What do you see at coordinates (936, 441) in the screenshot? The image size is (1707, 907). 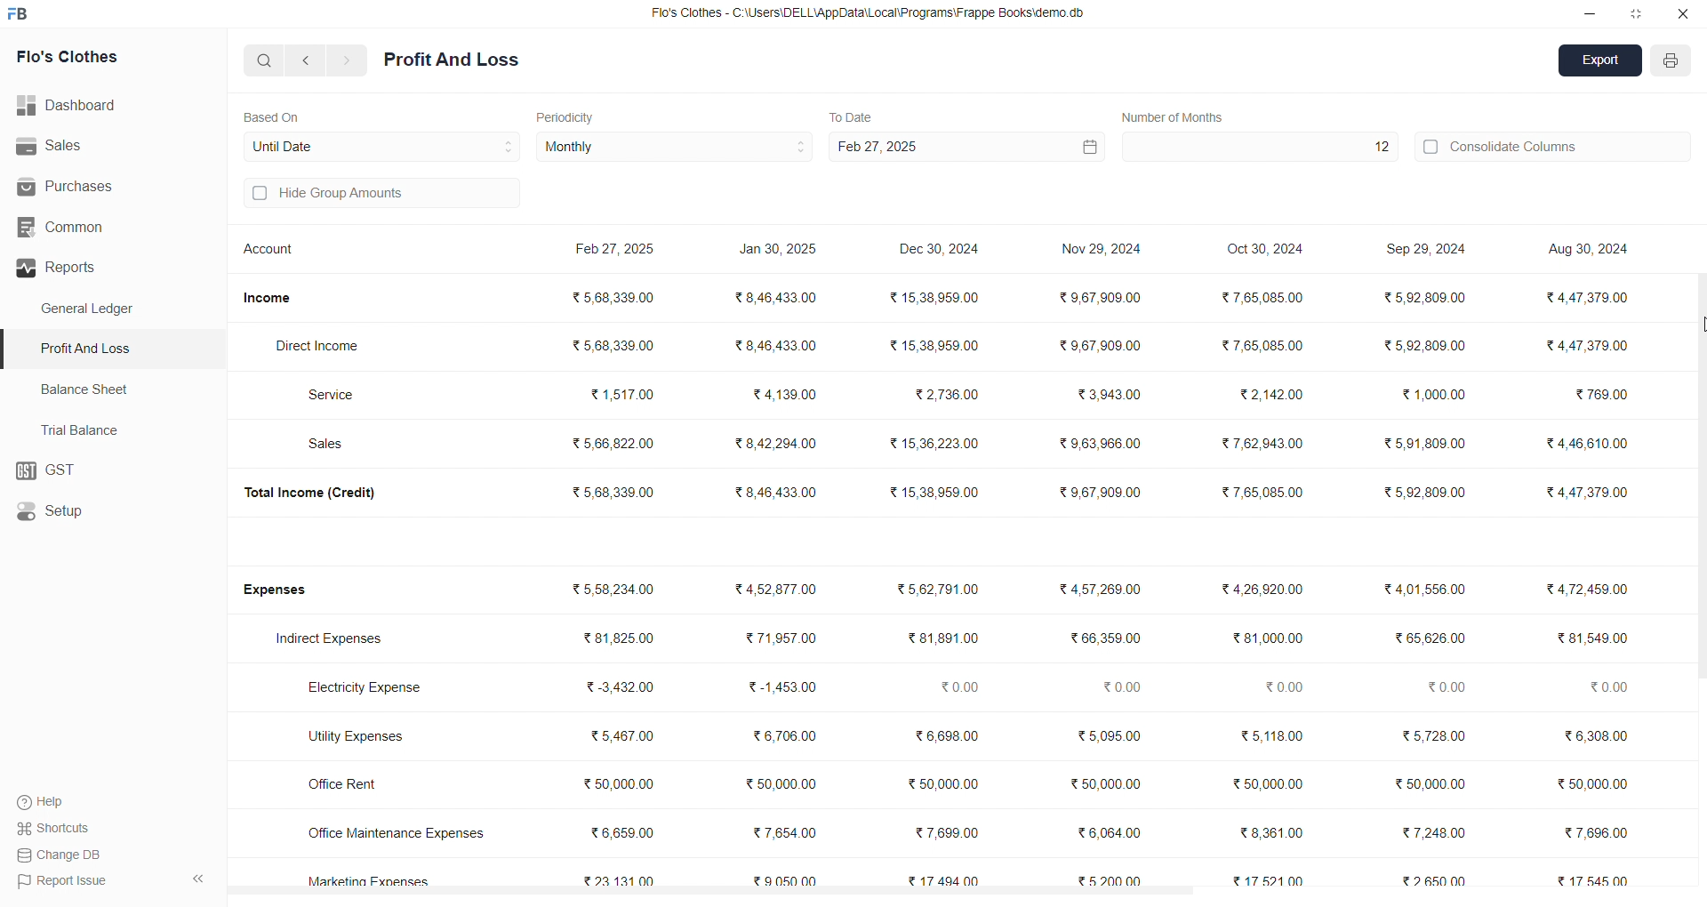 I see `₹15,36,223.00` at bounding box center [936, 441].